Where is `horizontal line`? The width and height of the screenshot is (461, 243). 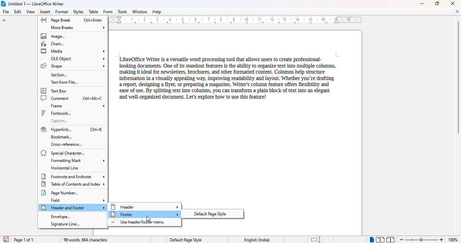 horizontal line is located at coordinates (65, 168).